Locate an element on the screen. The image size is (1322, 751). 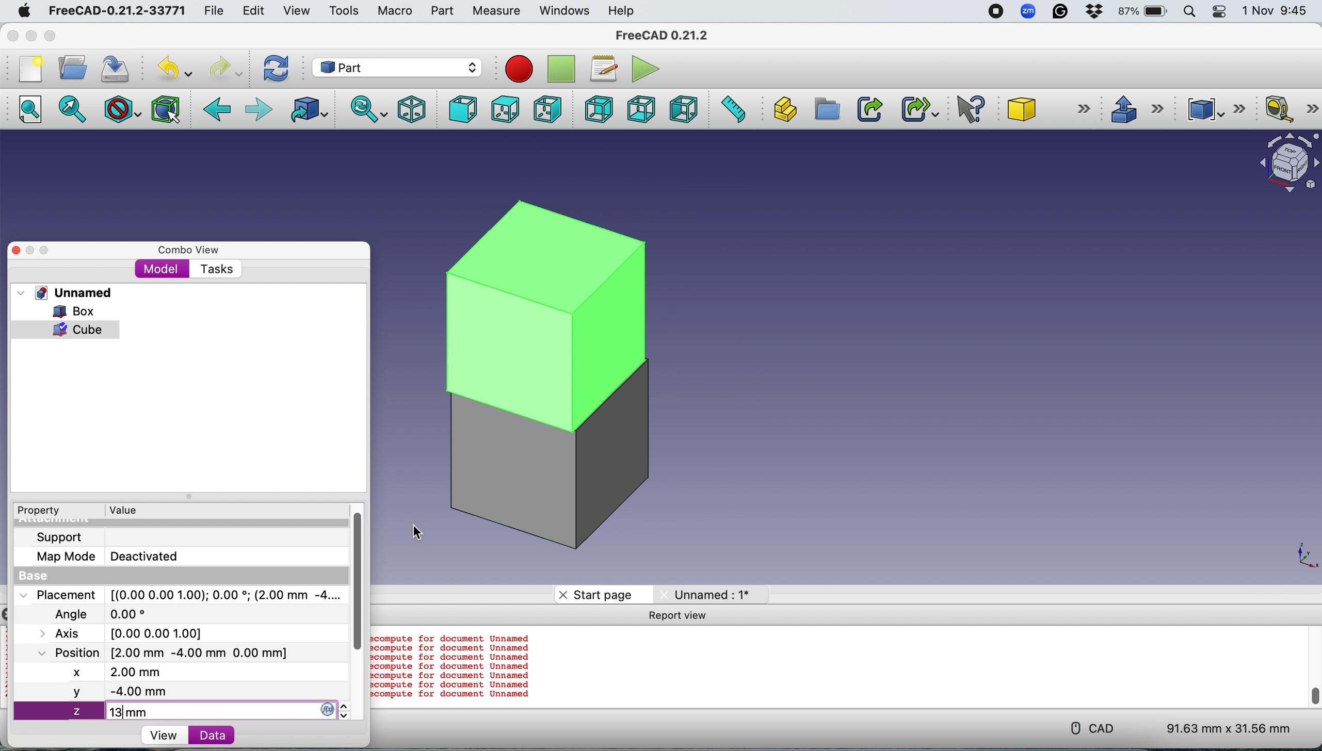
Minimise is located at coordinates (31, 251).